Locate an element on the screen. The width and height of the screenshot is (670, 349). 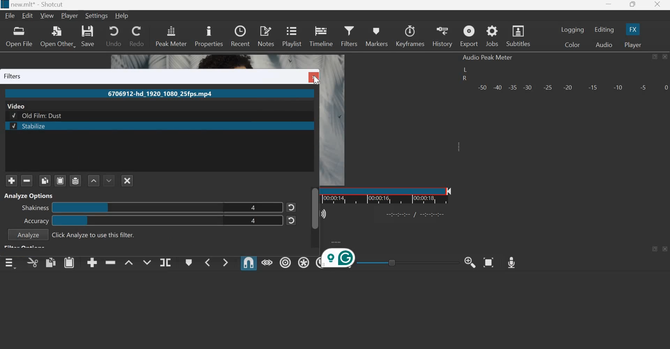
Right is located at coordinates (464, 79).